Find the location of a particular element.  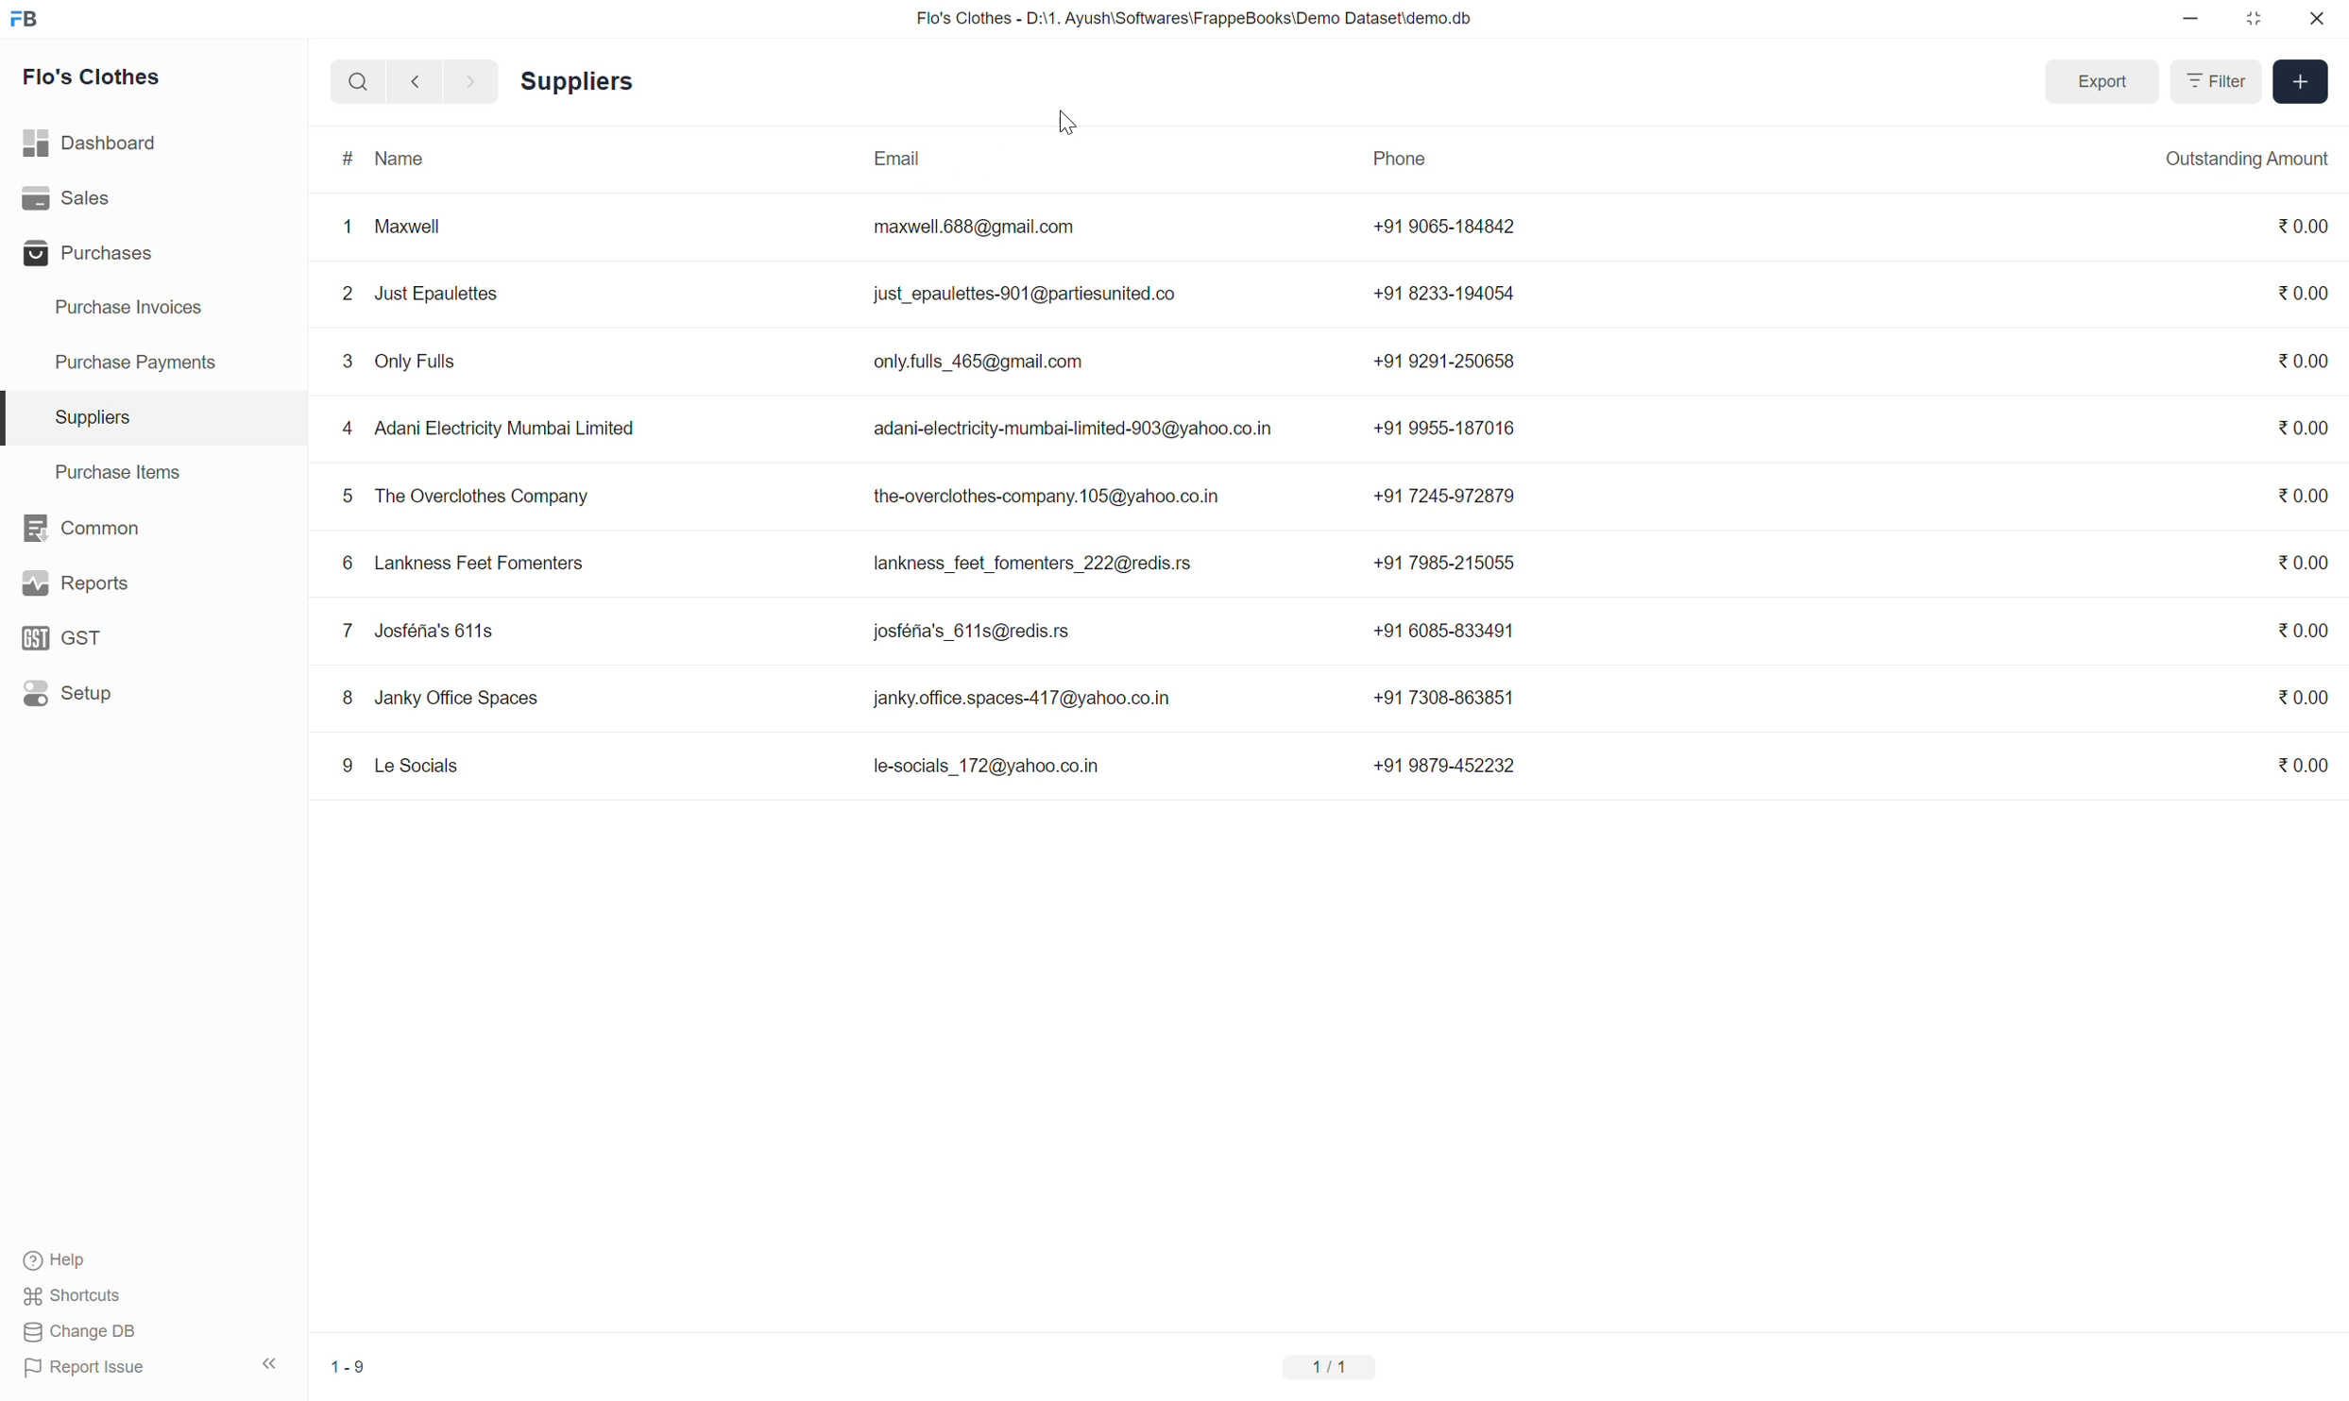

Maxwell is located at coordinates (410, 228).